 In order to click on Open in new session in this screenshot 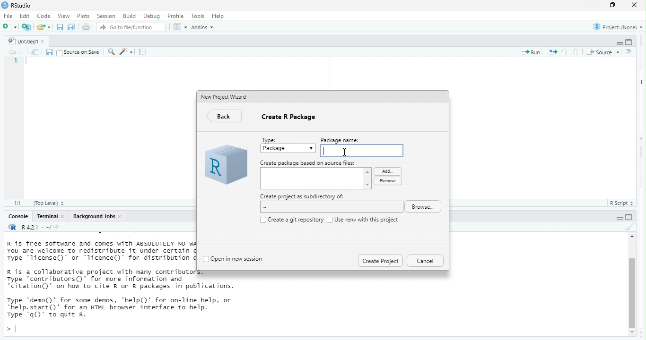, I will do `click(239, 258)`.